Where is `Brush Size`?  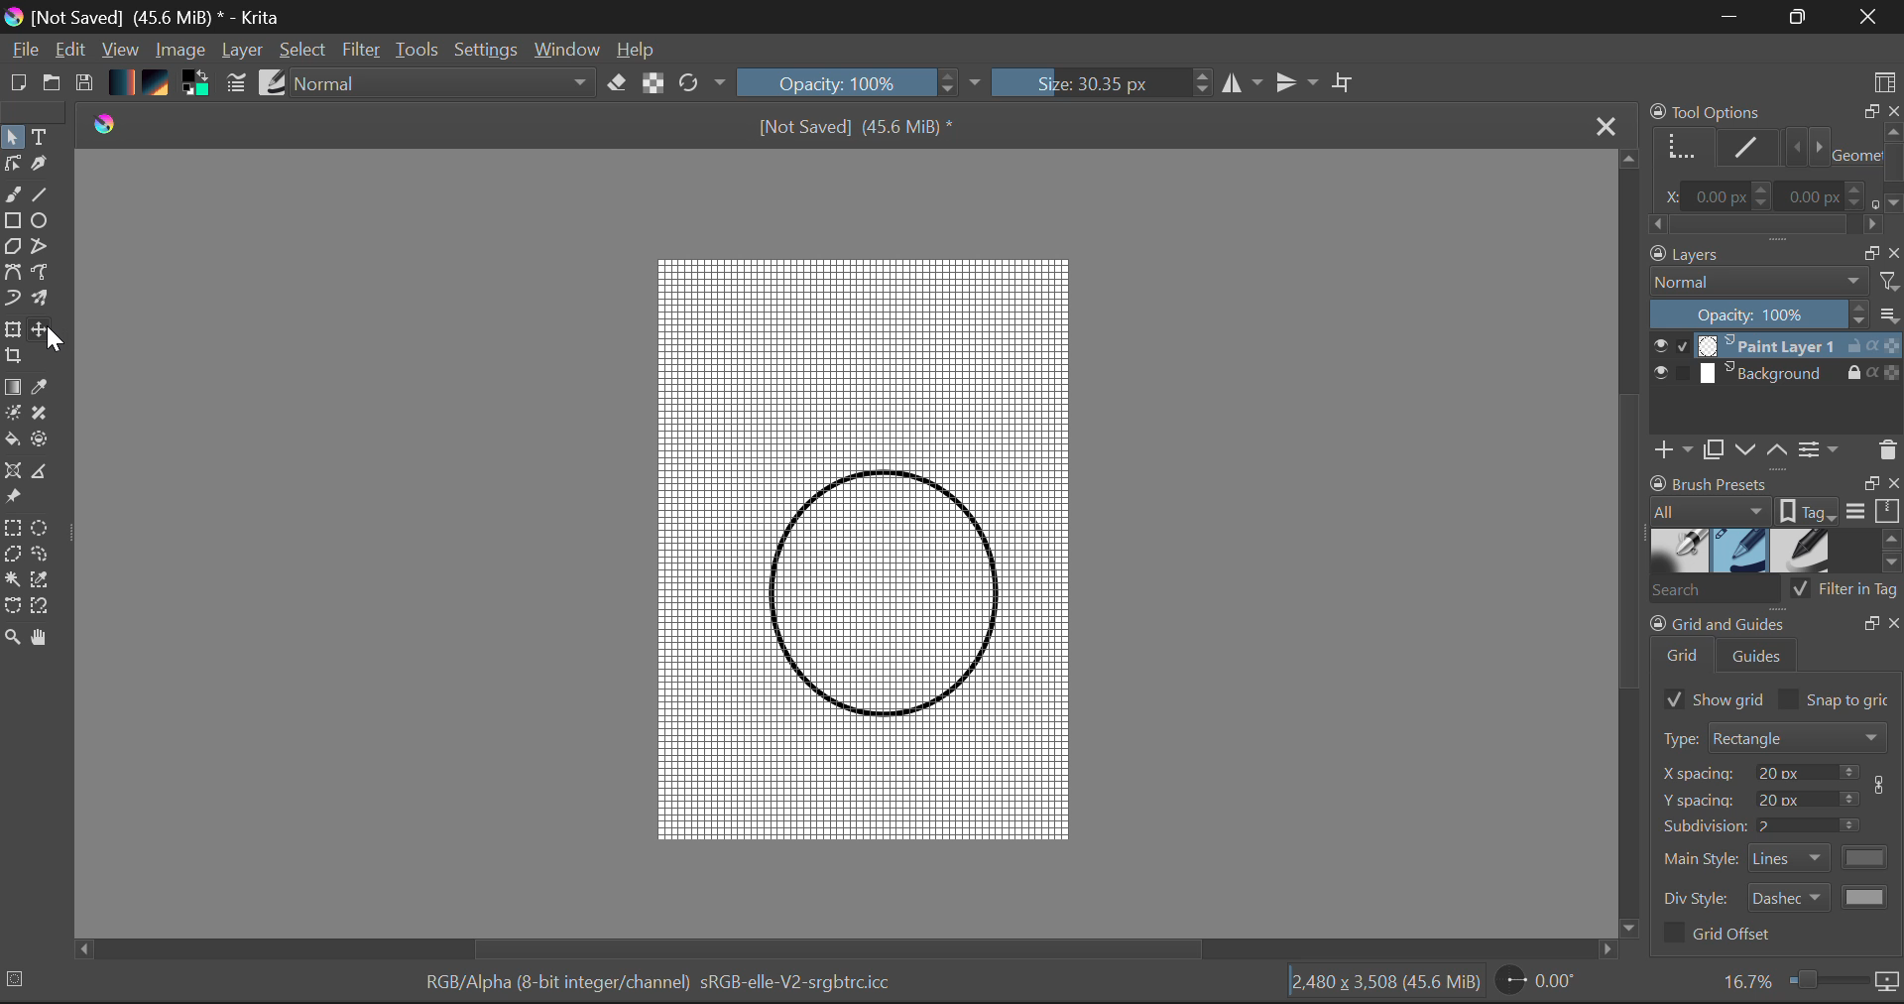
Brush Size is located at coordinates (1103, 83).